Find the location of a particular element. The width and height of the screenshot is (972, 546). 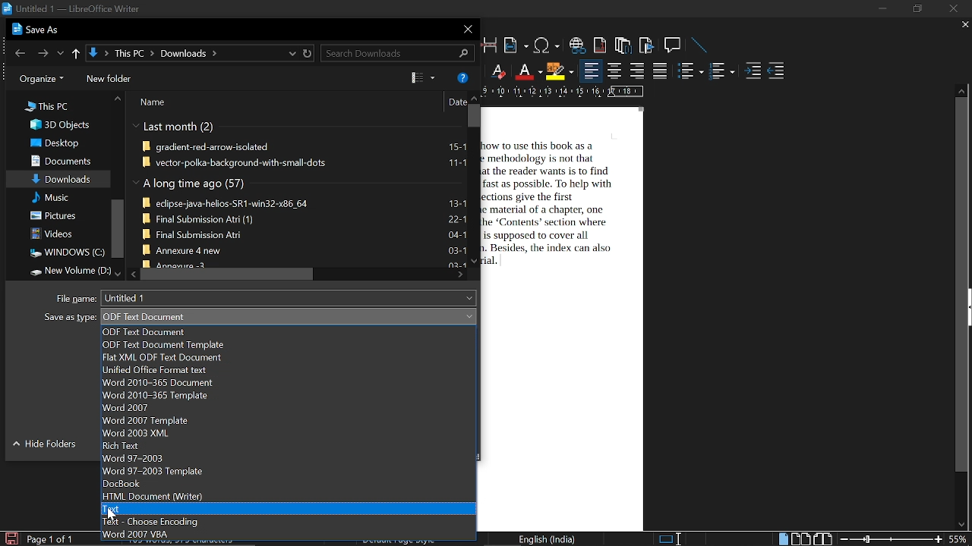

move up is located at coordinates (472, 98).